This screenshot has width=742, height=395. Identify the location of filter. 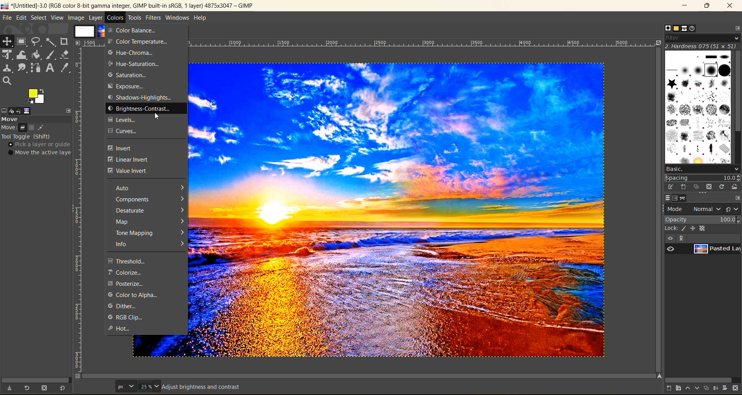
(703, 38).